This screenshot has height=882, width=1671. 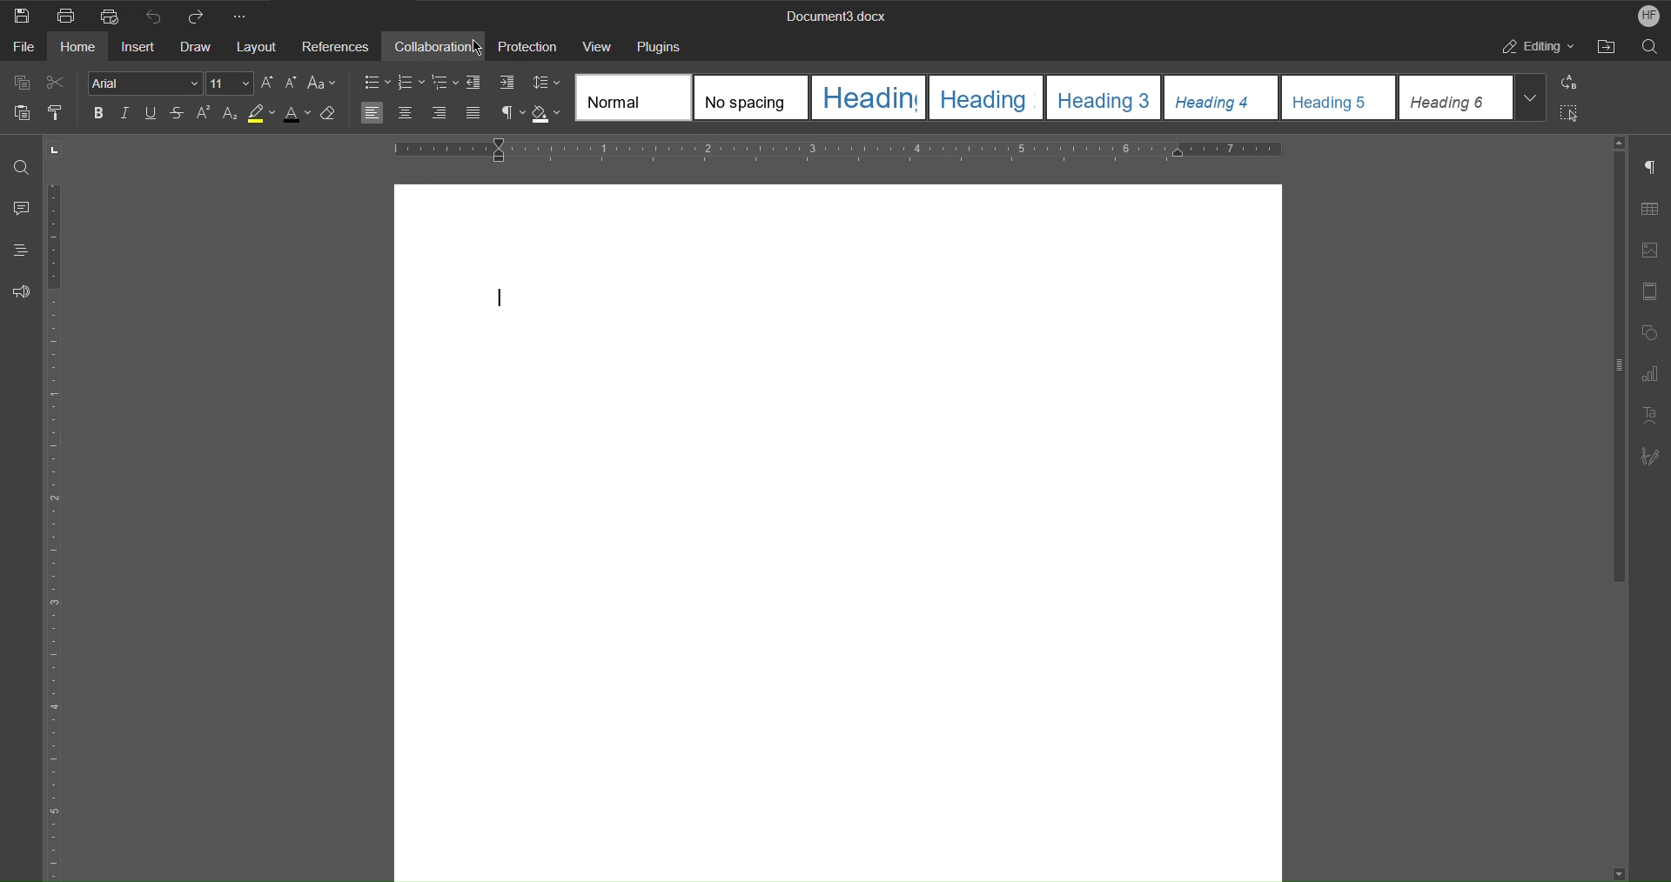 I want to click on Underline, so click(x=153, y=112).